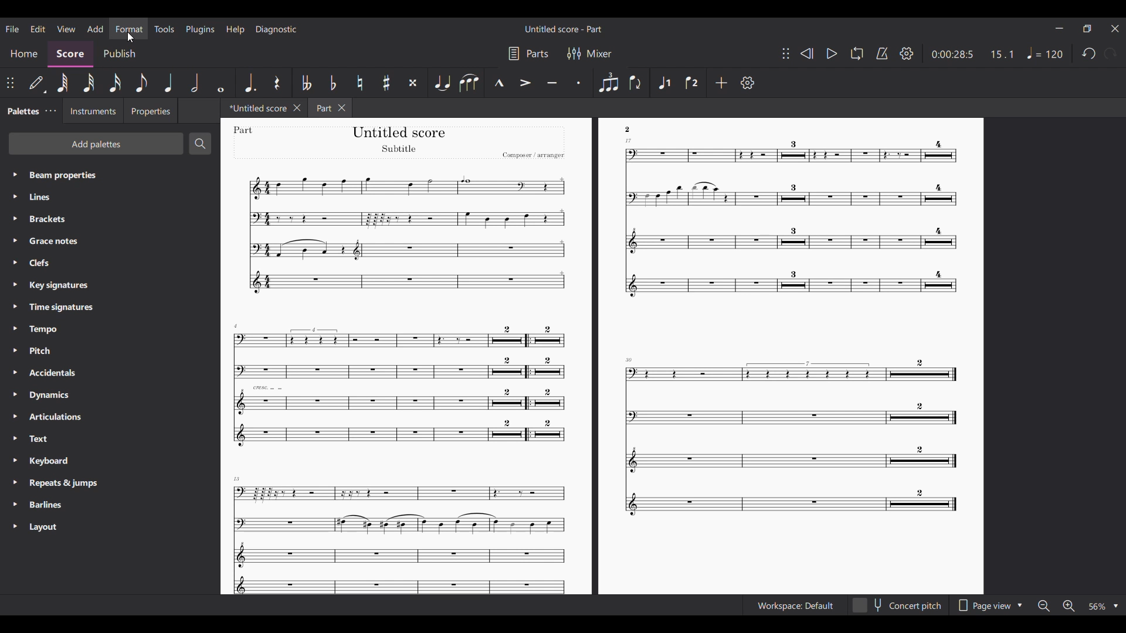 The width and height of the screenshot is (1126, 633). Describe the element at coordinates (469, 83) in the screenshot. I see `Slur` at that location.